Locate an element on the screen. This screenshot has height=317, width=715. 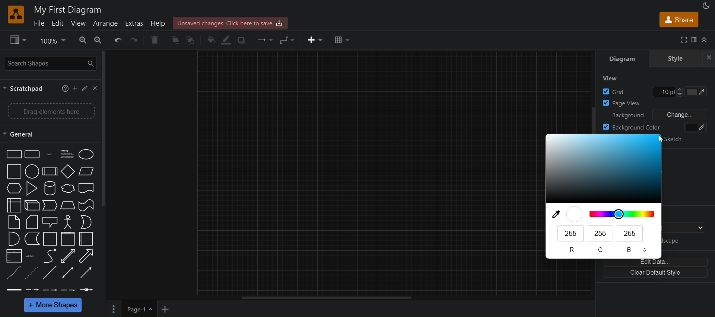
change is located at coordinates (679, 114).